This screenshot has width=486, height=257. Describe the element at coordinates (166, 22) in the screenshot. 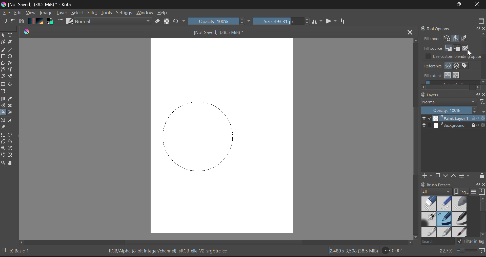

I see `Lock Alpha` at that location.